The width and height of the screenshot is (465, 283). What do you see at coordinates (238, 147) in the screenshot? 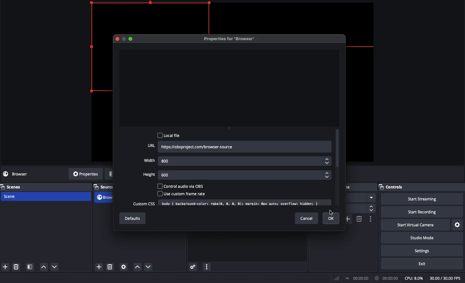
I see `URL` at bounding box center [238, 147].